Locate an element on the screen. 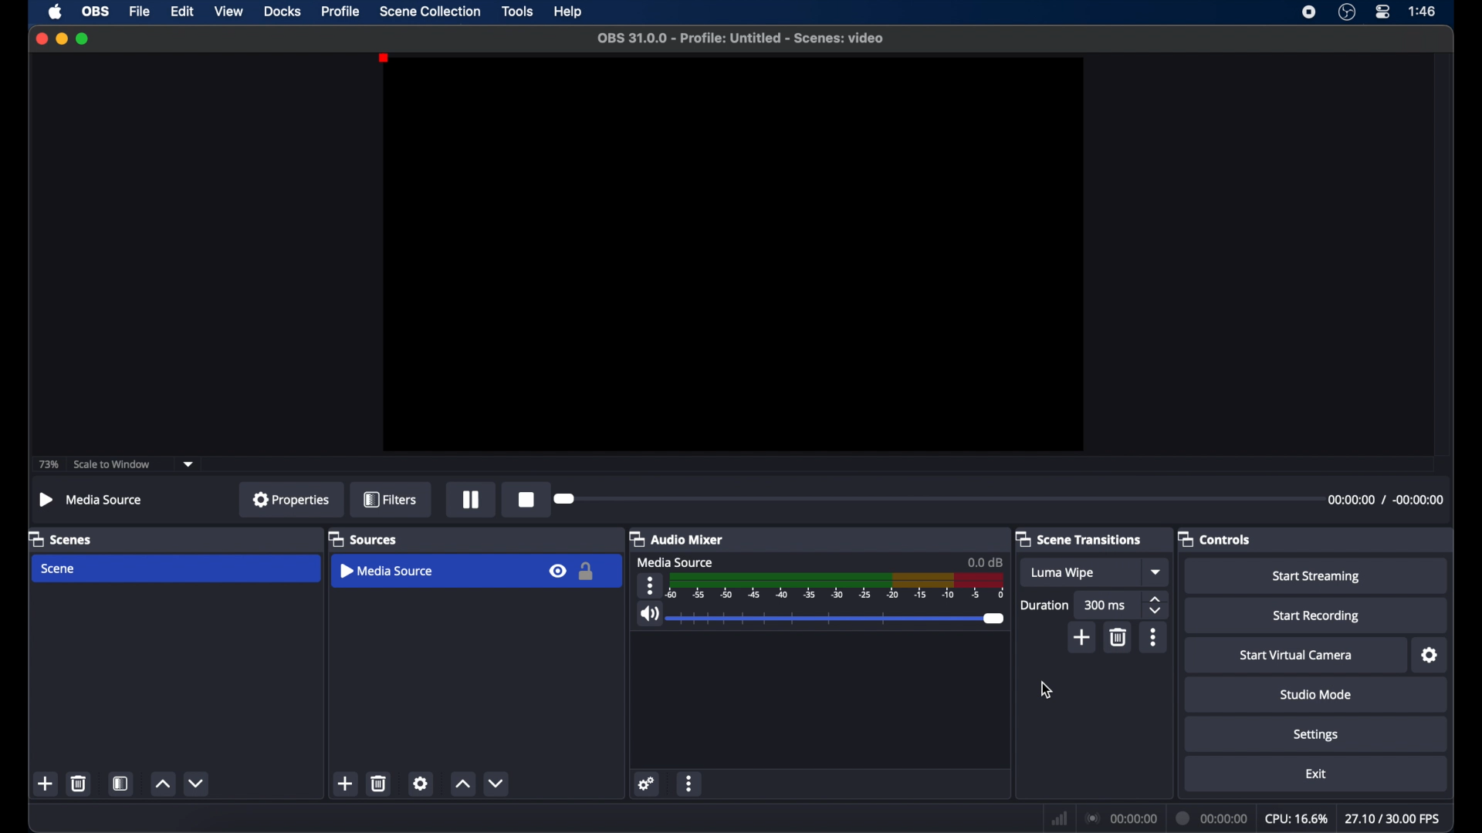 Image resolution: width=1482 pixels, height=833 pixels. cpu is located at coordinates (1297, 819).